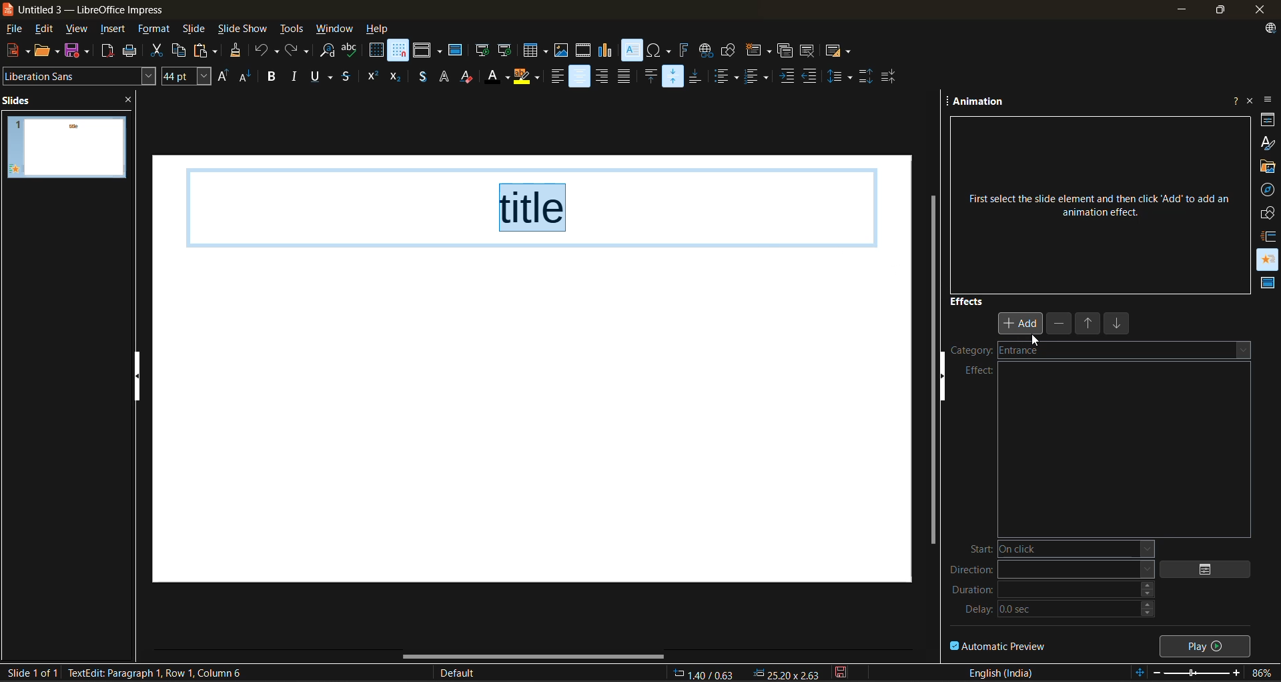 The height and width of the screenshot is (682, 1281). I want to click on show draw functions, so click(729, 49).